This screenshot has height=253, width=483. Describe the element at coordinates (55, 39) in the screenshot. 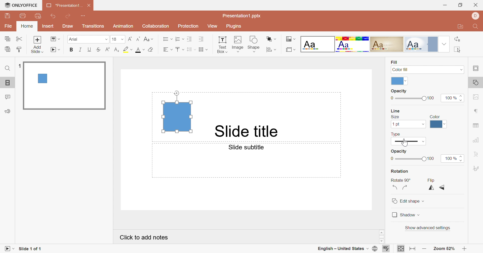

I see `Change slide layout` at that location.